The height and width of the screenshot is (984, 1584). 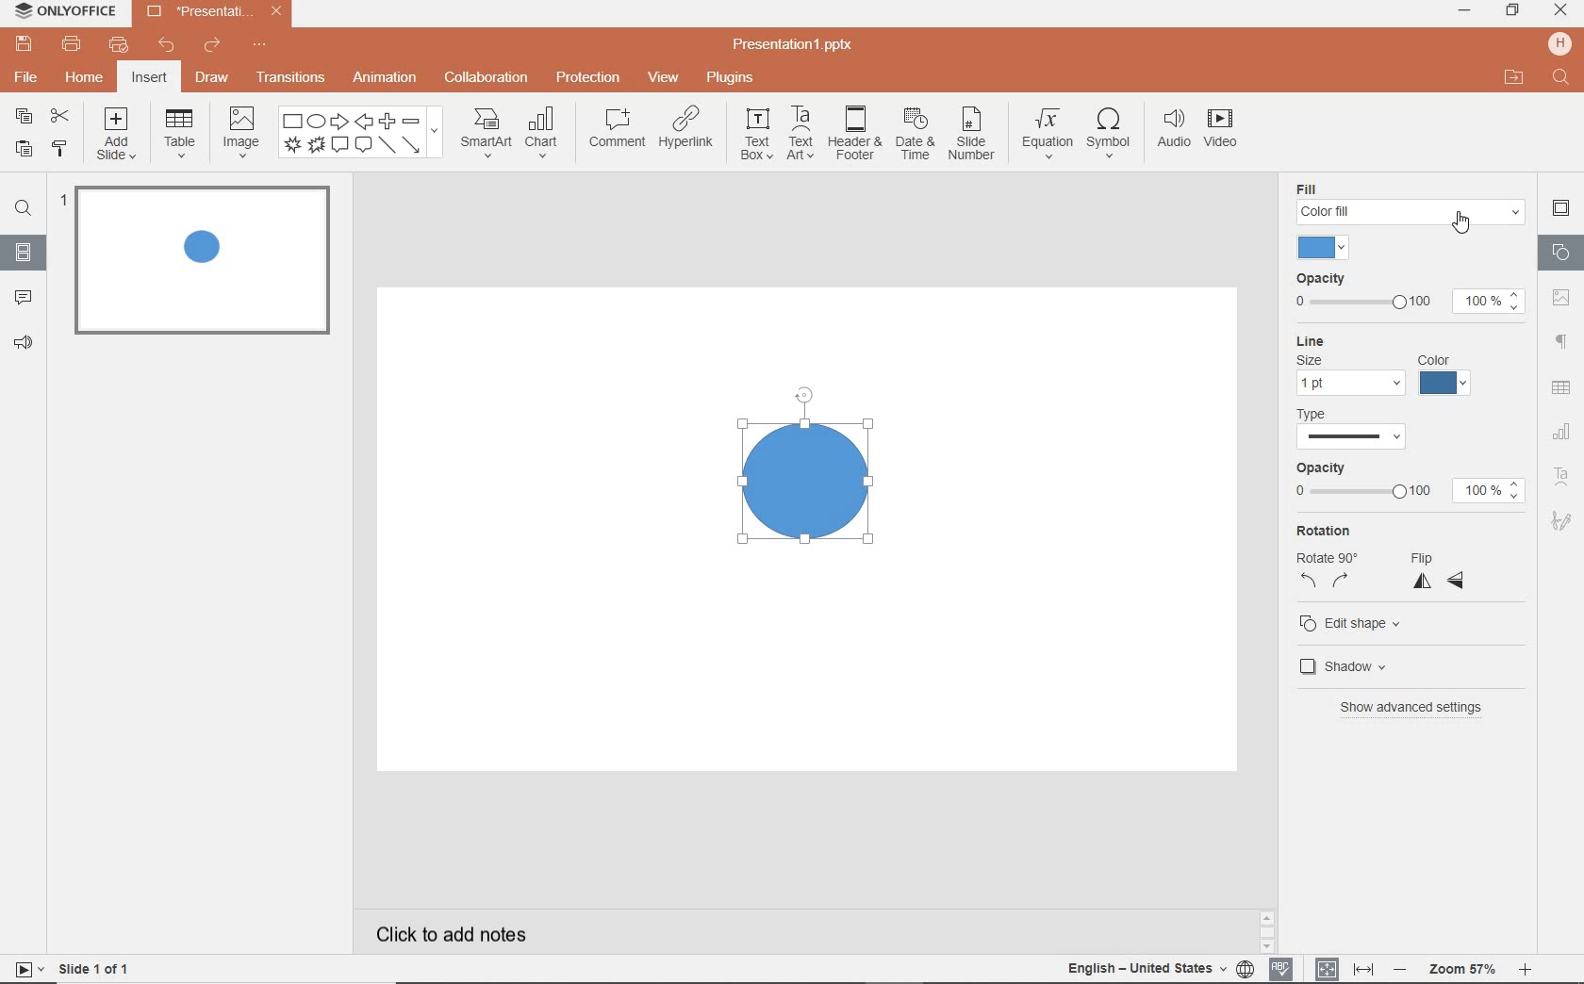 I want to click on quick print, so click(x=123, y=43).